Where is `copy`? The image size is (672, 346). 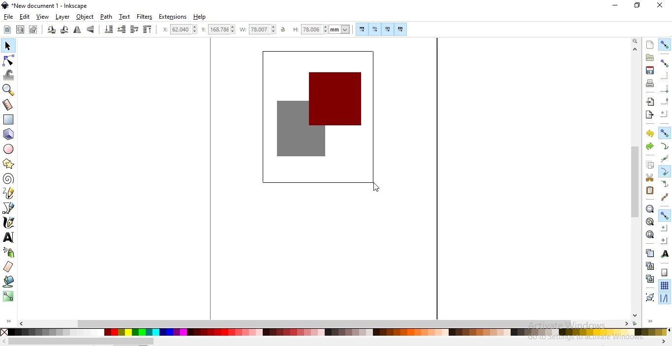
copy is located at coordinates (650, 165).